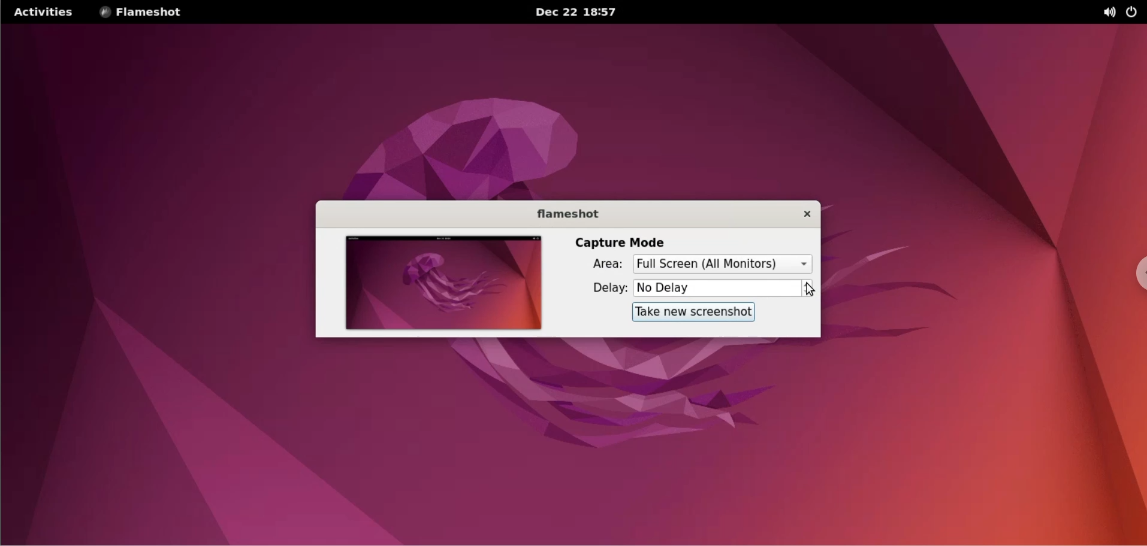 This screenshot has height=546, width=1147. I want to click on chrome options, so click(1135, 275).